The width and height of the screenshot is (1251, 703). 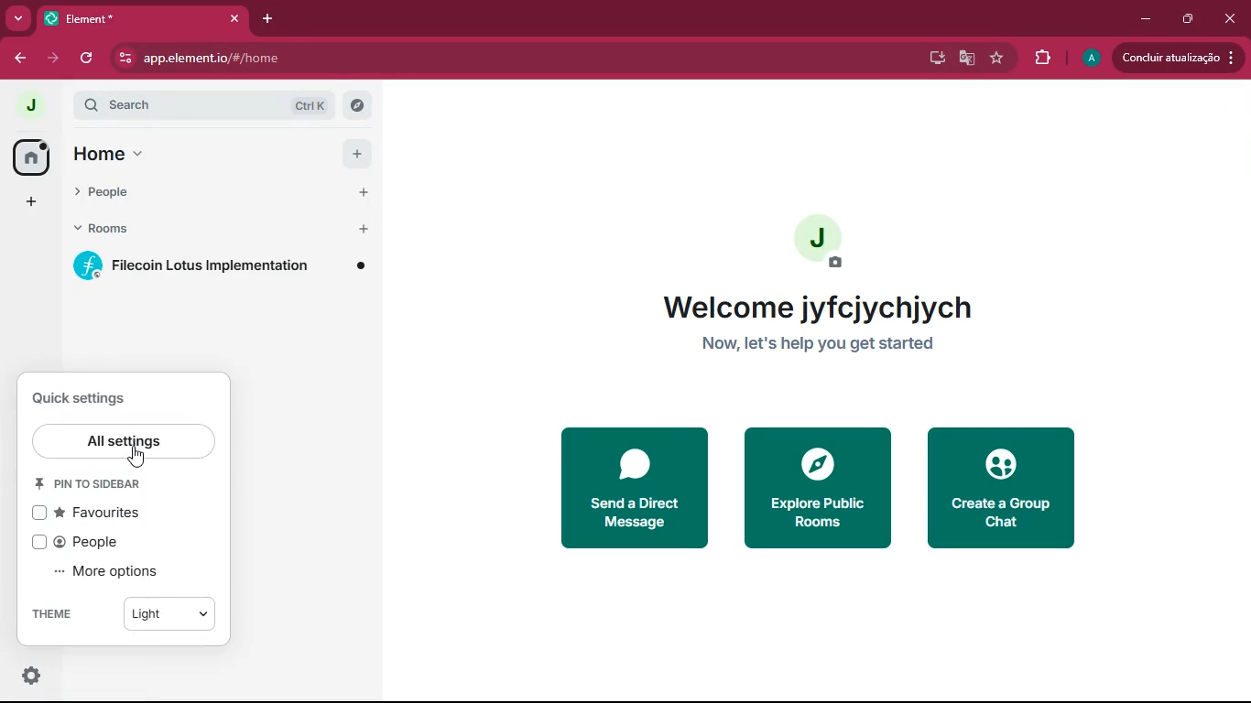 What do you see at coordinates (114, 572) in the screenshot?
I see `more options` at bounding box center [114, 572].